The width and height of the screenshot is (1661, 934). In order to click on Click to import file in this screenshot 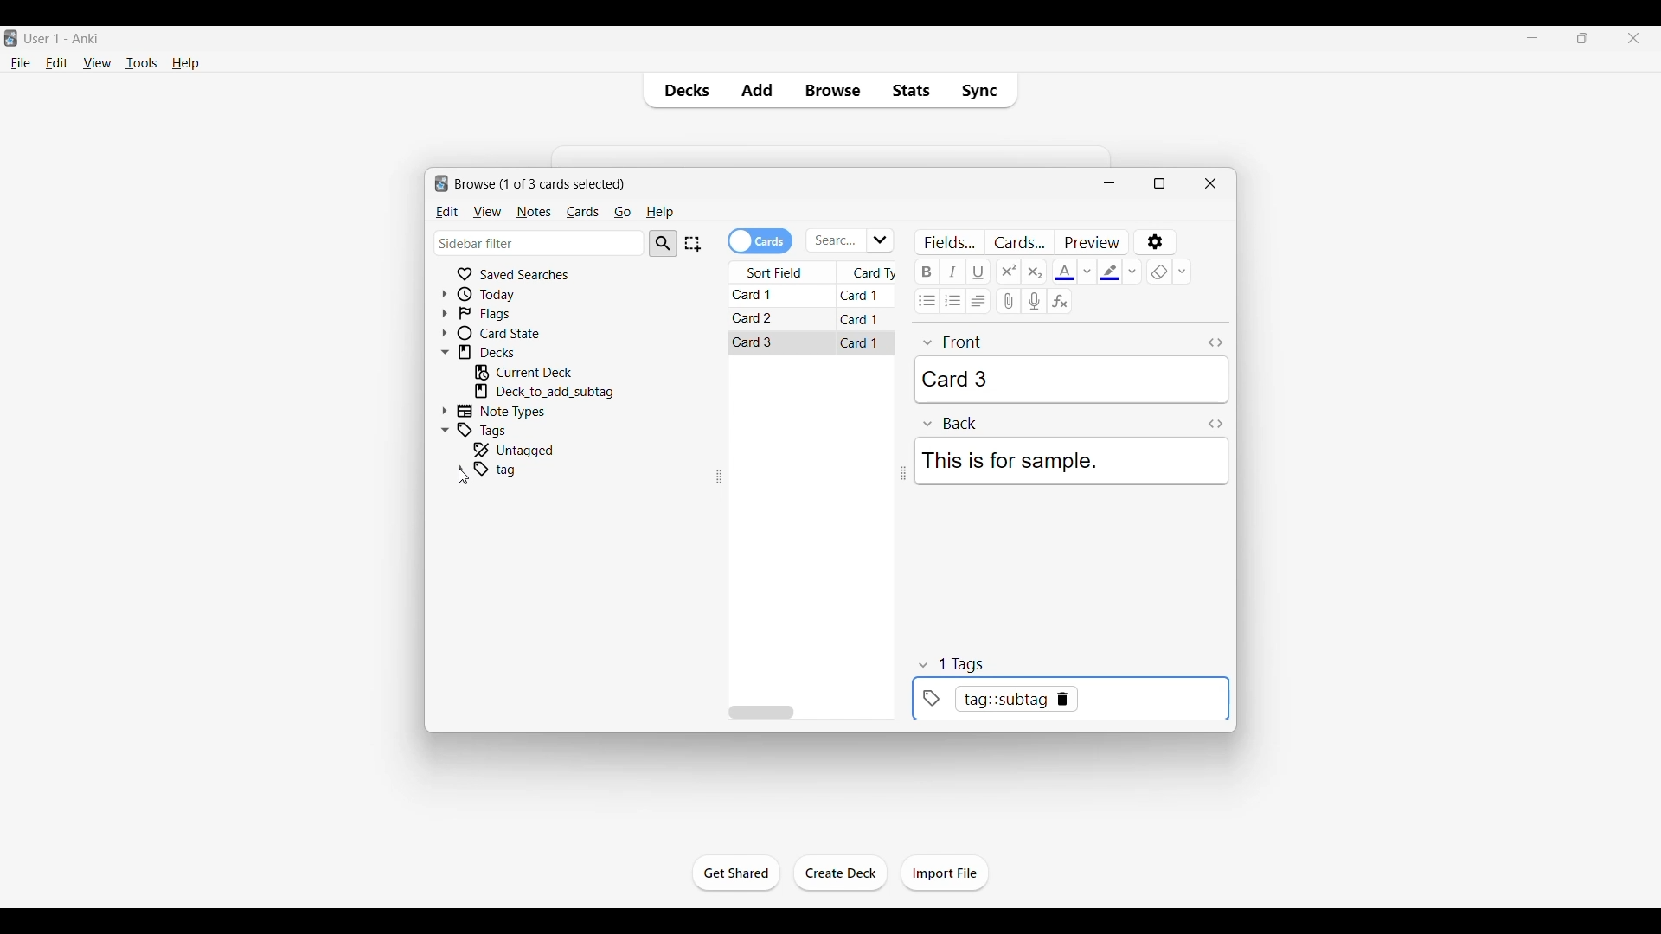, I will do `click(946, 873)`.